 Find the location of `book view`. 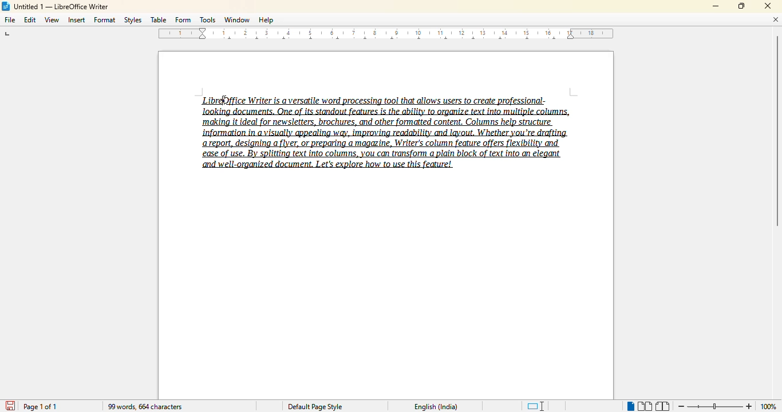

book view is located at coordinates (662, 406).